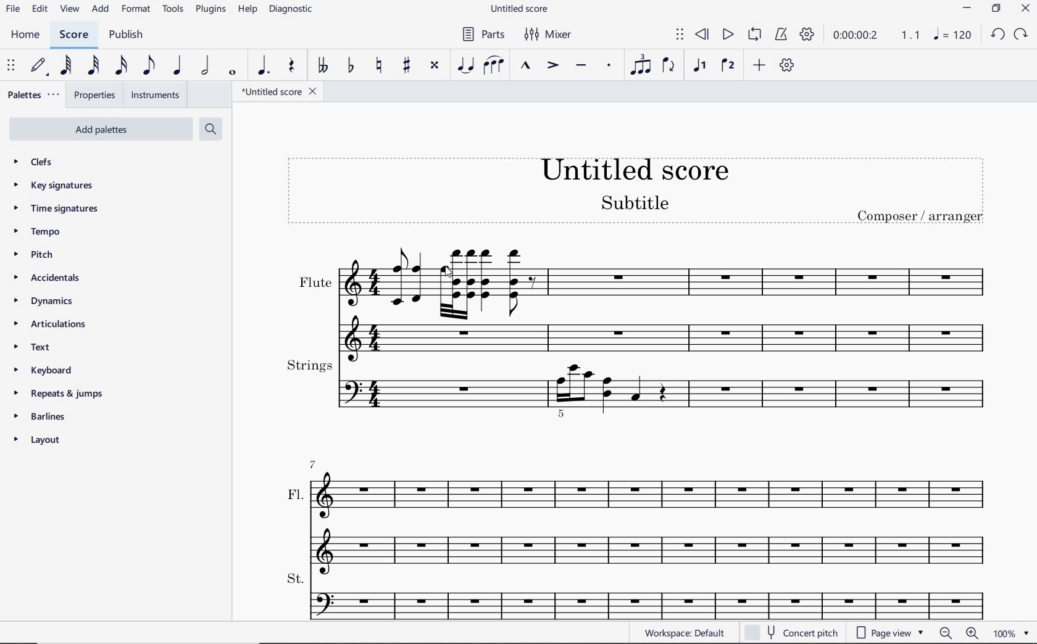 The height and width of the screenshot is (644, 1037). Describe the element at coordinates (322, 66) in the screenshot. I see `TOGGLE DOUBLE-FLAT` at that location.